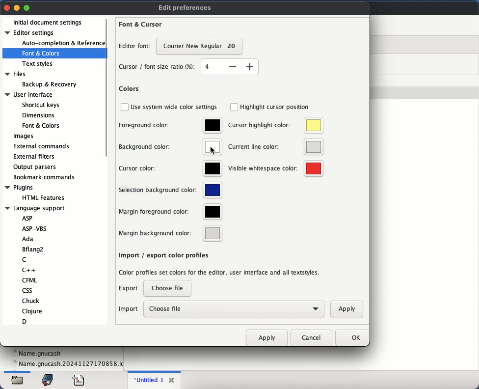  Describe the element at coordinates (49, 379) in the screenshot. I see `bookmark` at that location.